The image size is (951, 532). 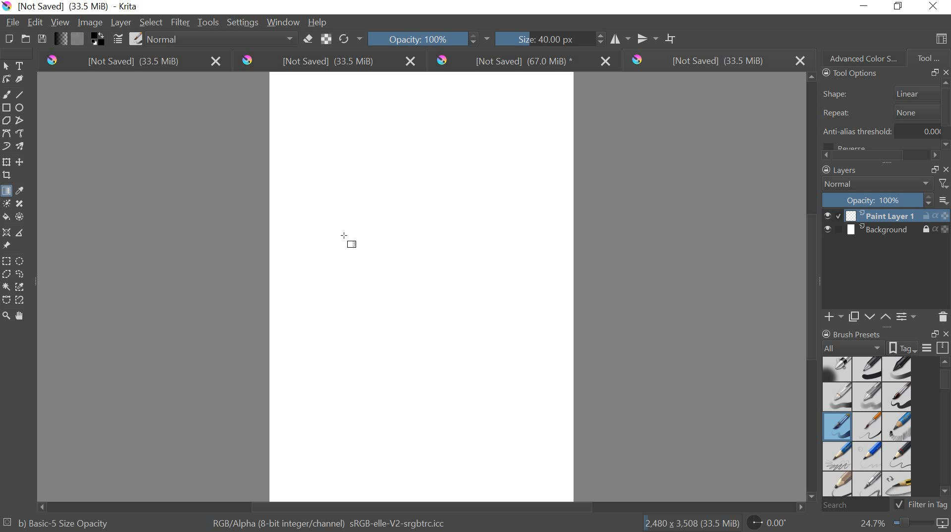 What do you see at coordinates (8, 134) in the screenshot?
I see `bezier curve` at bounding box center [8, 134].